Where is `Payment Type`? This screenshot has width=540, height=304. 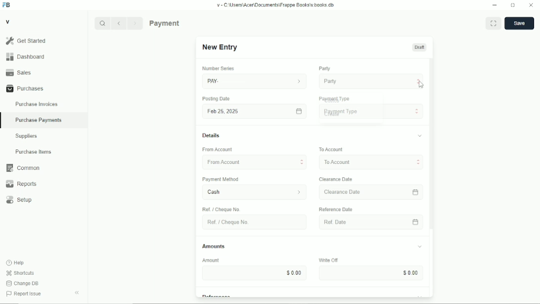 Payment Type is located at coordinates (334, 99).